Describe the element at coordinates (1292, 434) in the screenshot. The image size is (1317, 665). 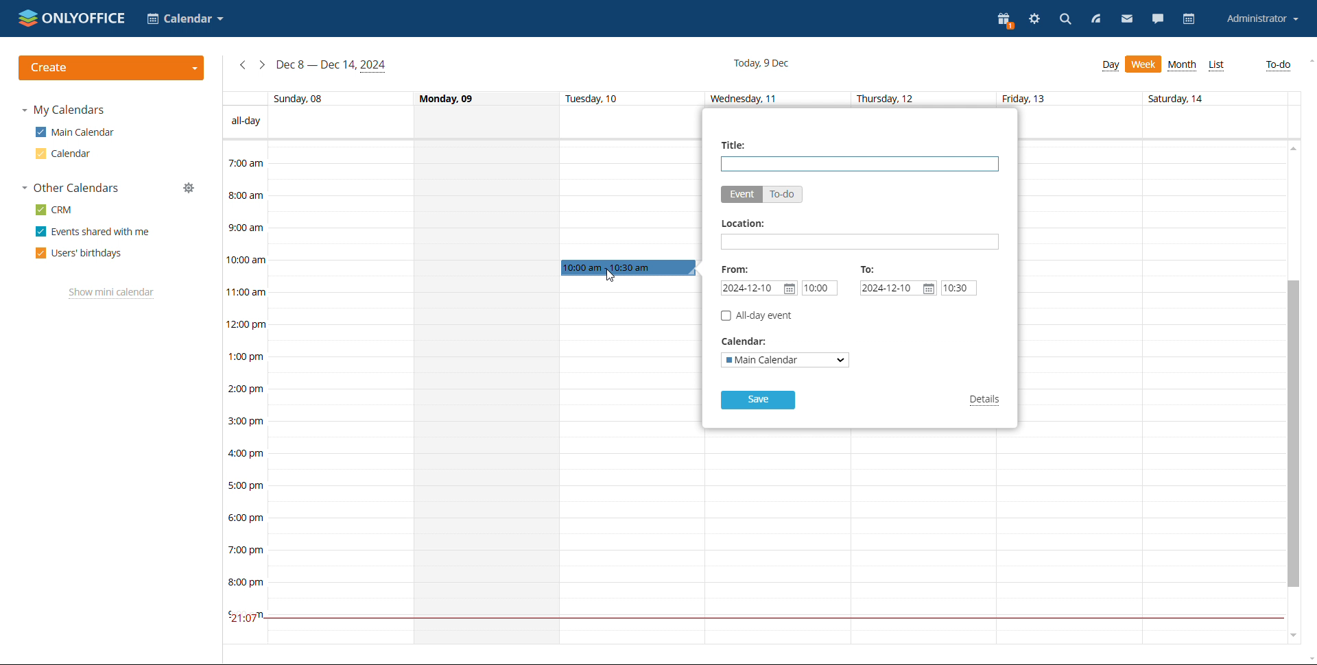
I see `scrollbar` at that location.